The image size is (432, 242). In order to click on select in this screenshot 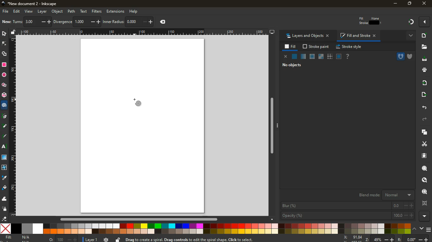, I will do `click(46, 22)`.